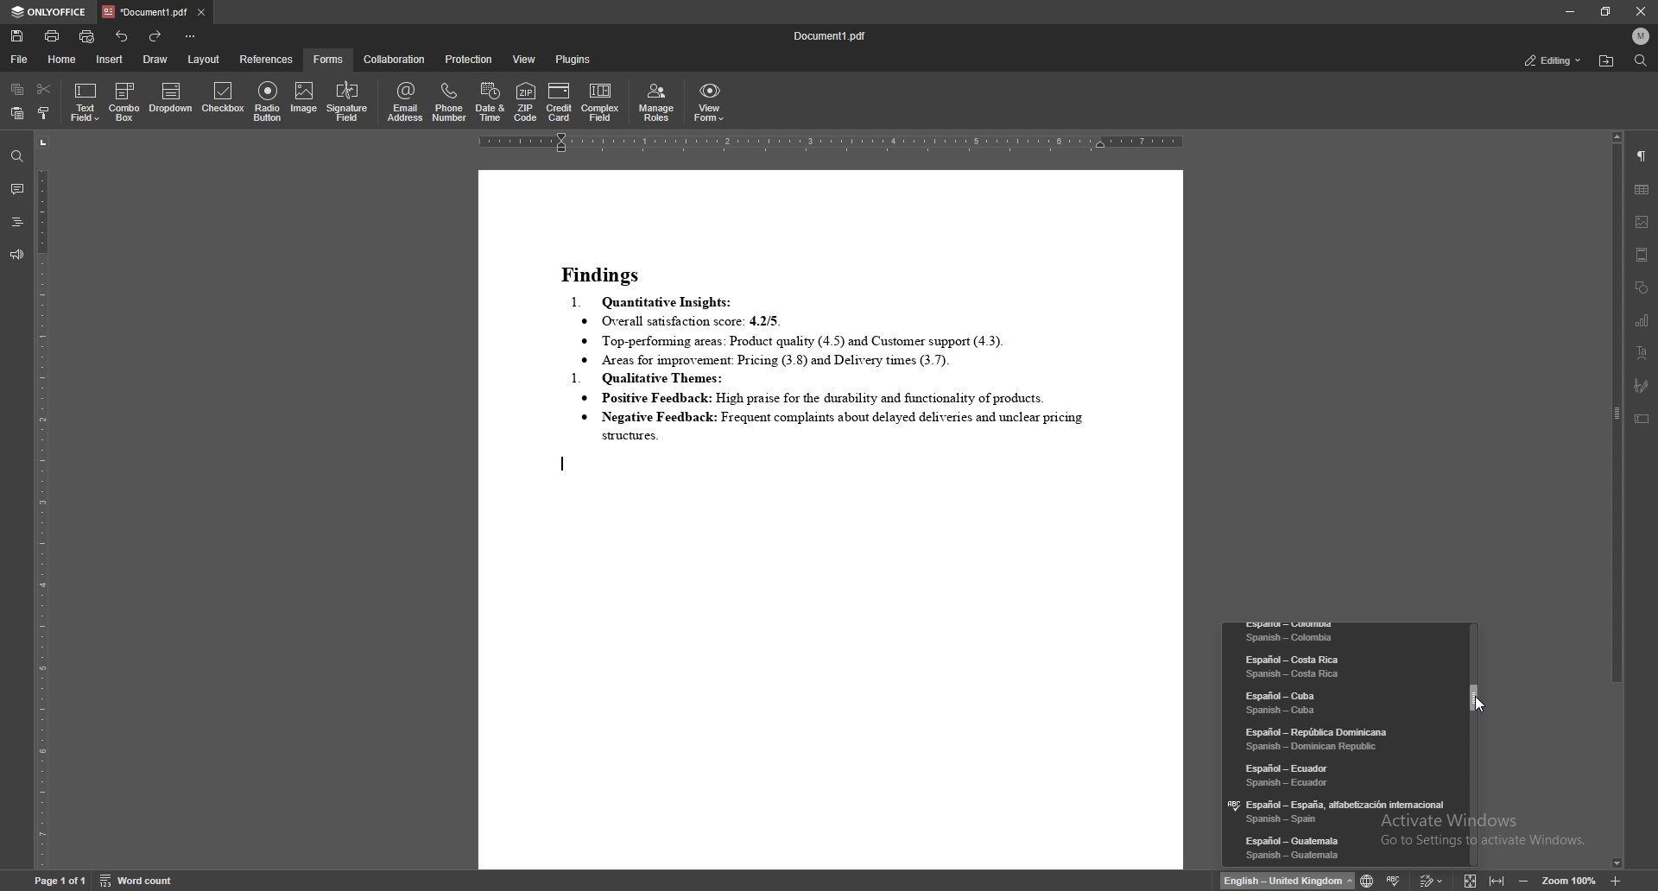  Describe the element at coordinates (144, 12) in the screenshot. I see `tab` at that location.